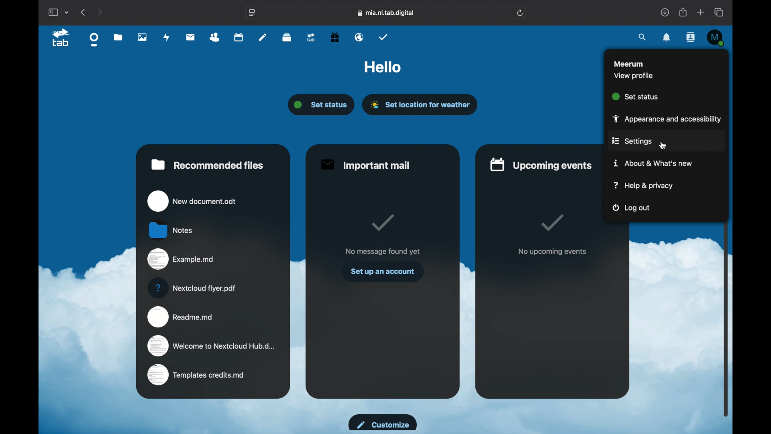  Describe the element at coordinates (667, 38) in the screenshot. I see `notifications` at that location.